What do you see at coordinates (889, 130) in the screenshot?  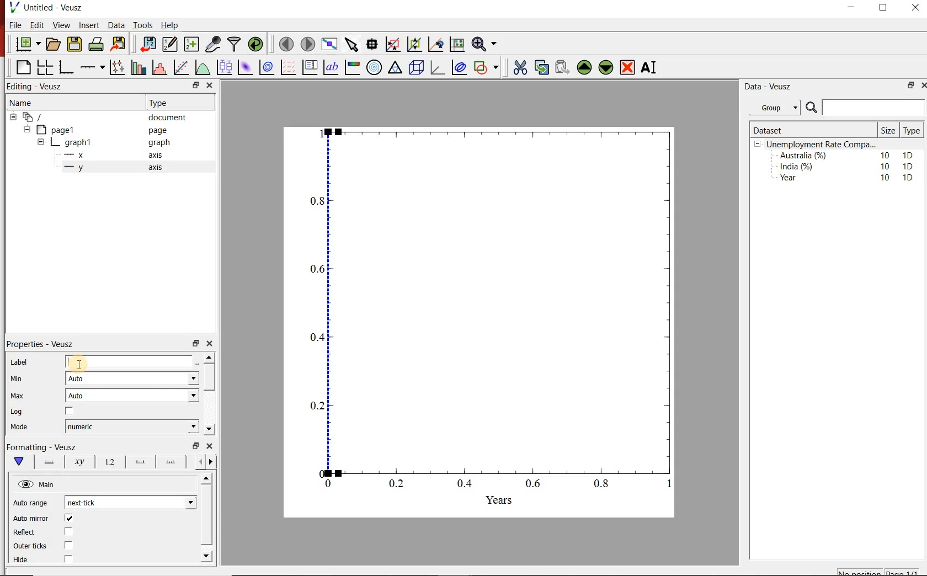 I see `Size` at bounding box center [889, 130].